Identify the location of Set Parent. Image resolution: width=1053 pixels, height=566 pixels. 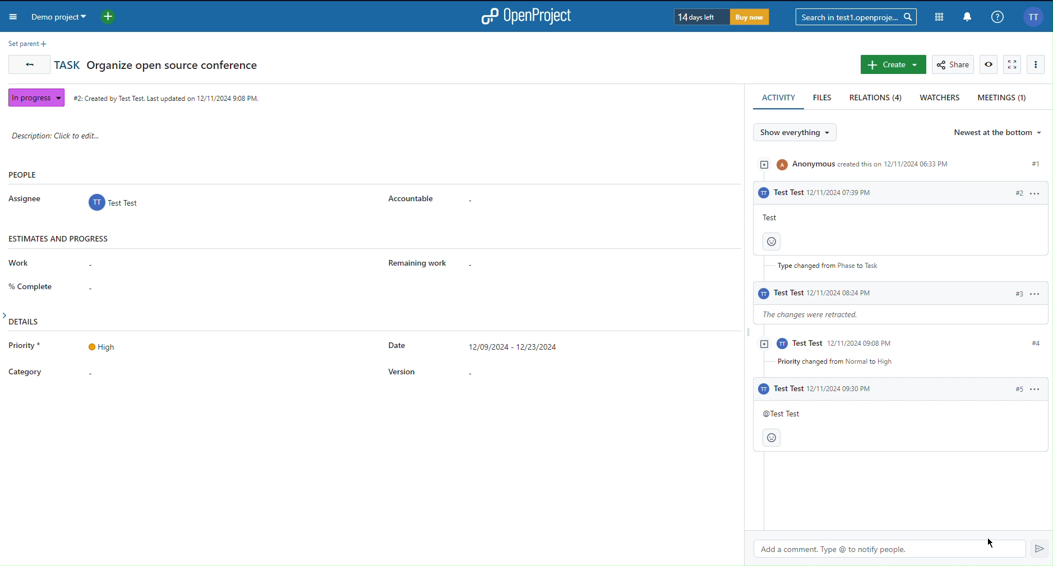
(25, 43).